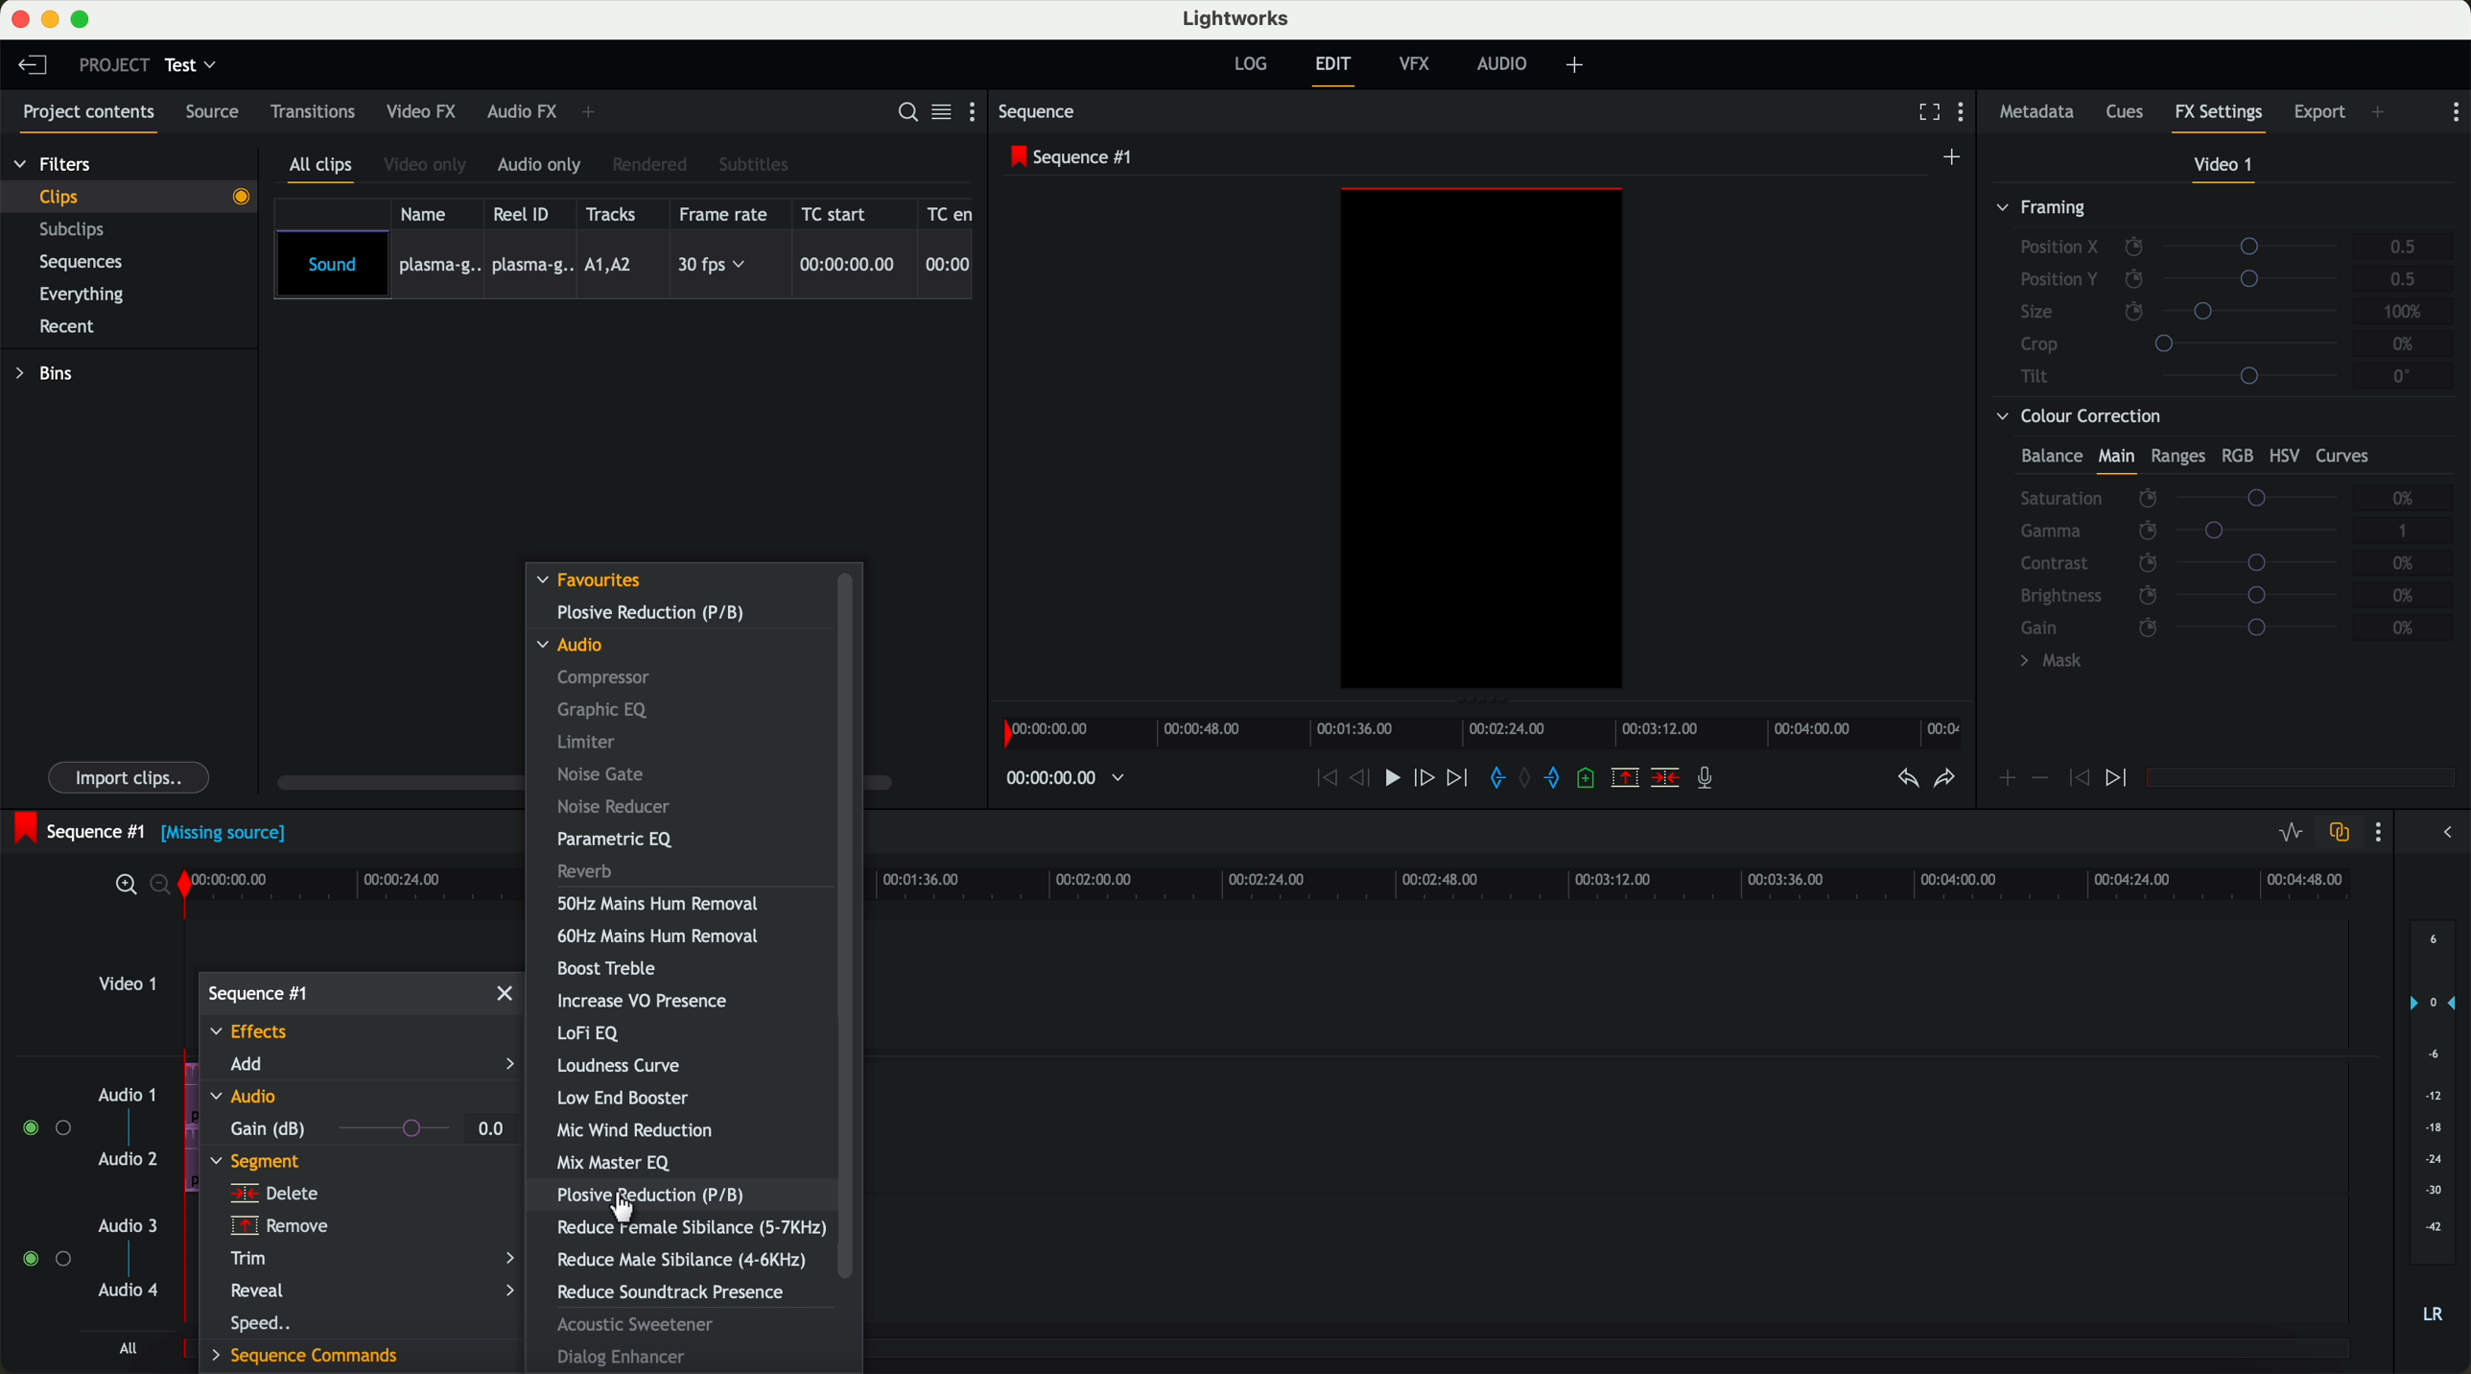 This screenshot has width=2471, height=1374. I want to click on timeline, so click(1489, 733).